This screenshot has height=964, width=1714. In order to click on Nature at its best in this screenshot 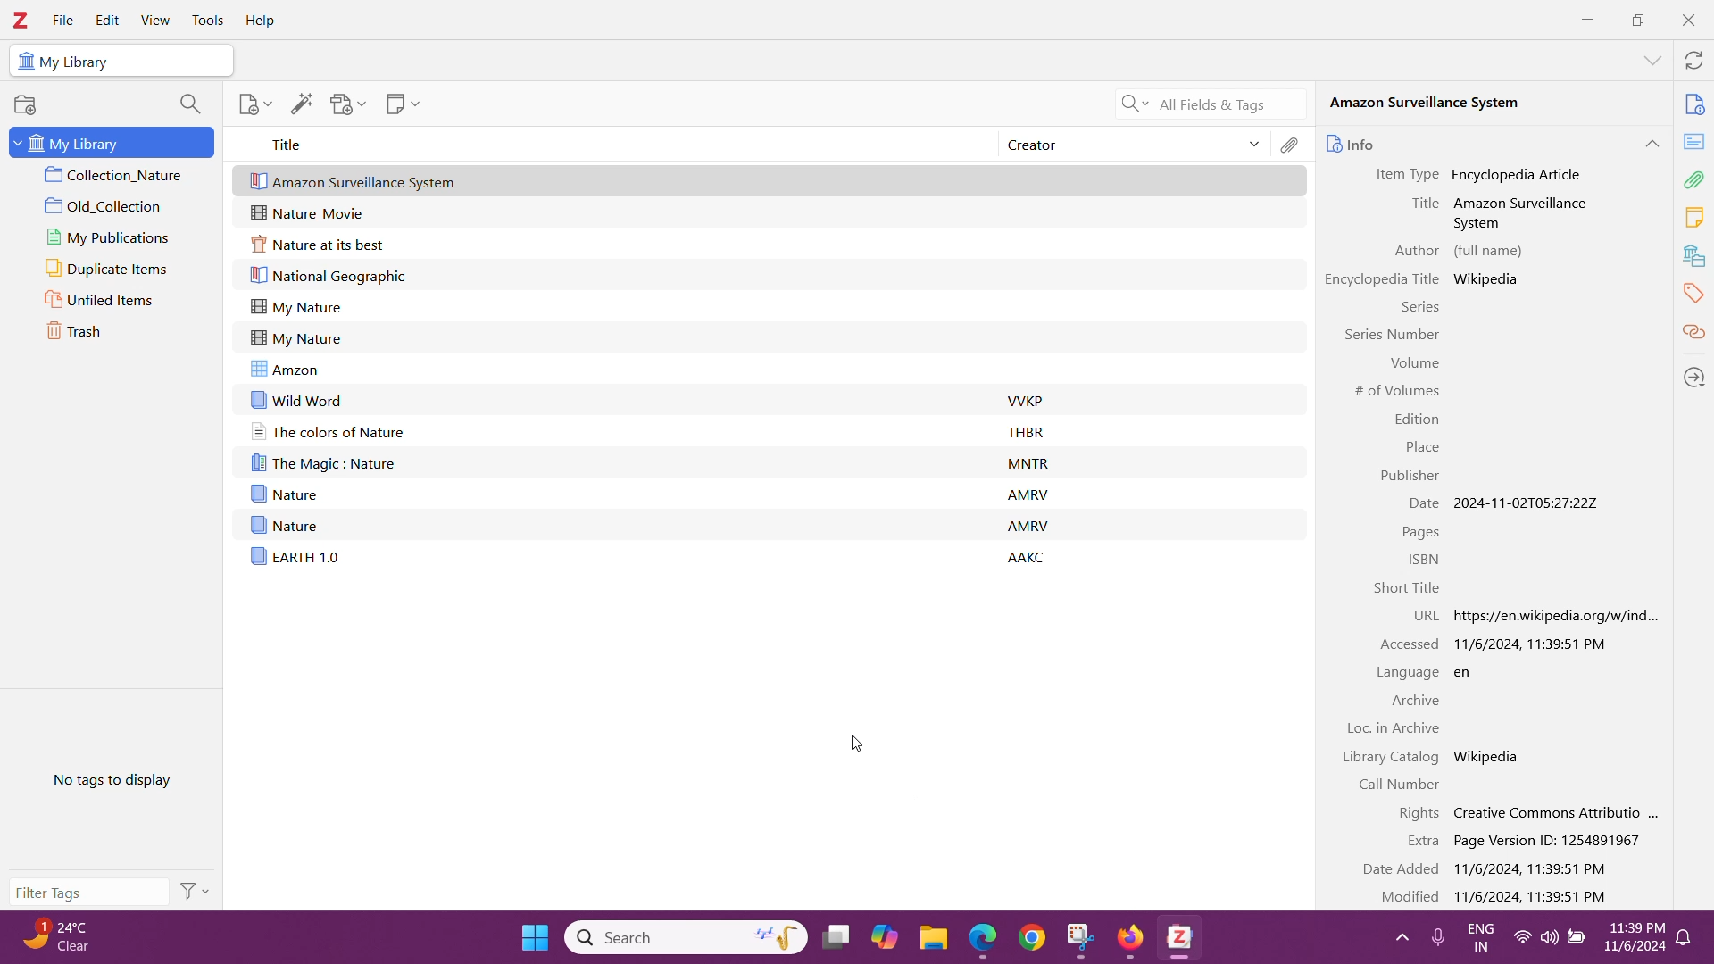, I will do `click(321, 245)`.